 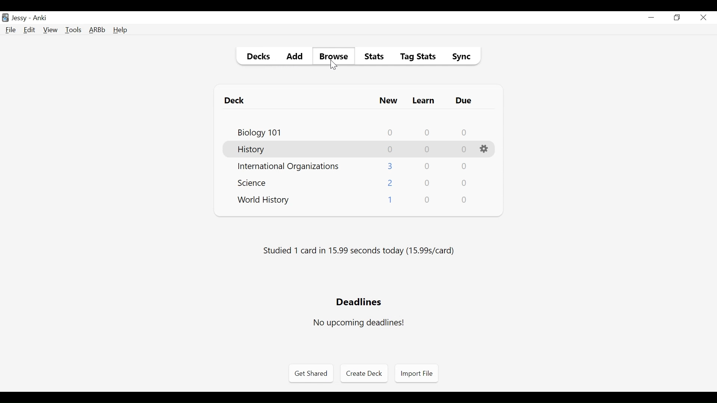 What do you see at coordinates (463, 166) in the screenshot?
I see `Due Card Count` at bounding box center [463, 166].